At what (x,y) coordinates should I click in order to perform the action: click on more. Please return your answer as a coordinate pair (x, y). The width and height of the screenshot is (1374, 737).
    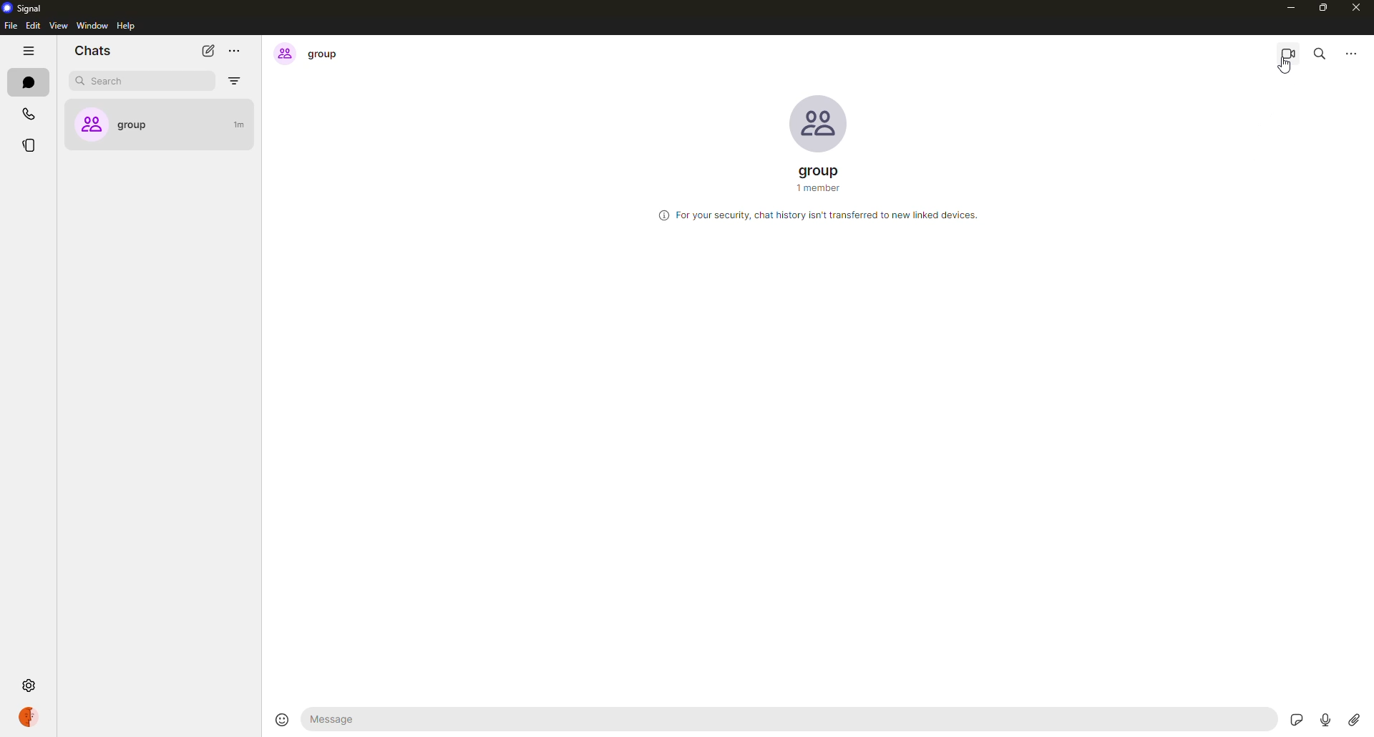
    Looking at the image, I should click on (1354, 54).